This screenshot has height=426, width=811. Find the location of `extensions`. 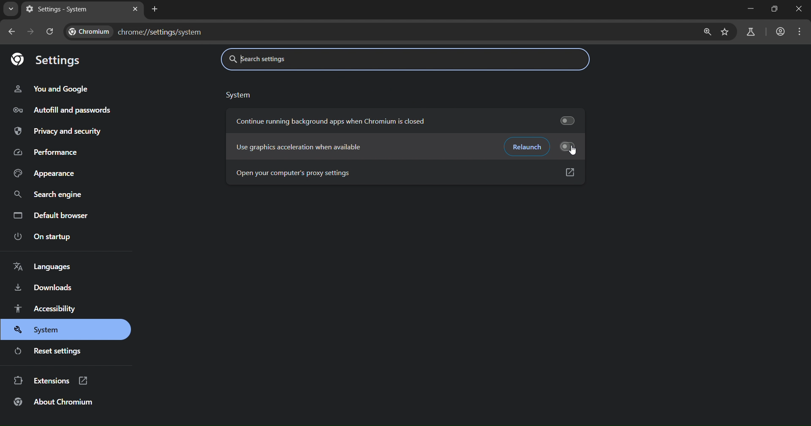

extensions is located at coordinates (51, 380).